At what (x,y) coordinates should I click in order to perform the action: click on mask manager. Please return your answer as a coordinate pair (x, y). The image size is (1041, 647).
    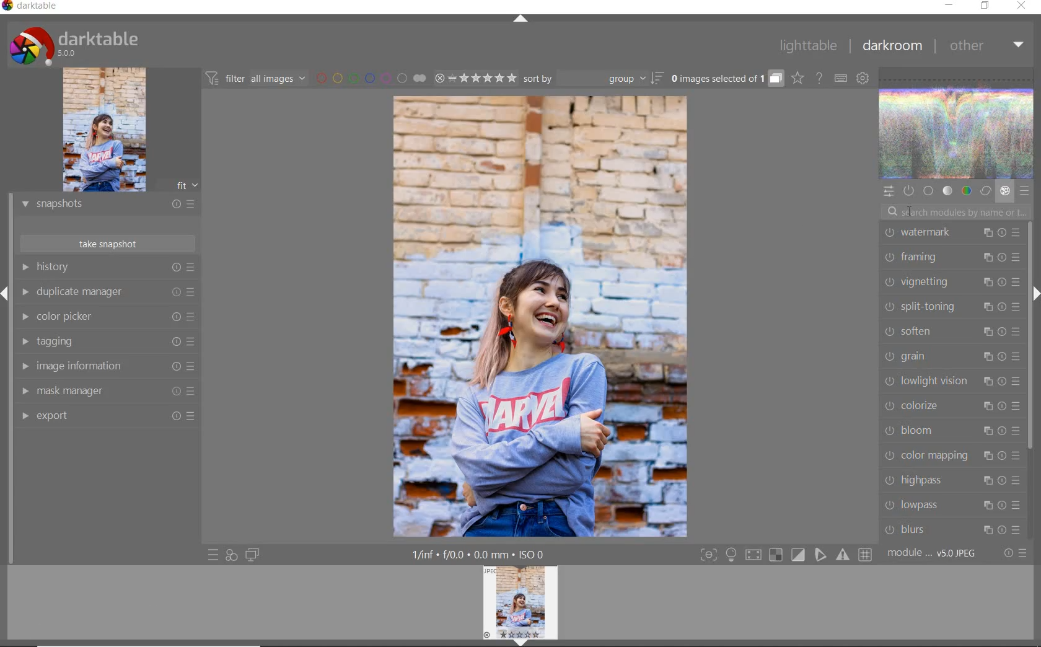
    Looking at the image, I should click on (107, 392).